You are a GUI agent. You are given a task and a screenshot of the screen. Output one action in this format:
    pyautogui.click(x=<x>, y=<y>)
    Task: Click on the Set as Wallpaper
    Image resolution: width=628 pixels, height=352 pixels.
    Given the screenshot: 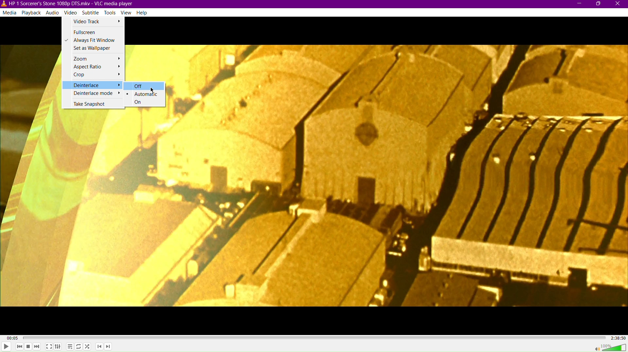 What is the action you would take?
    pyautogui.click(x=93, y=49)
    